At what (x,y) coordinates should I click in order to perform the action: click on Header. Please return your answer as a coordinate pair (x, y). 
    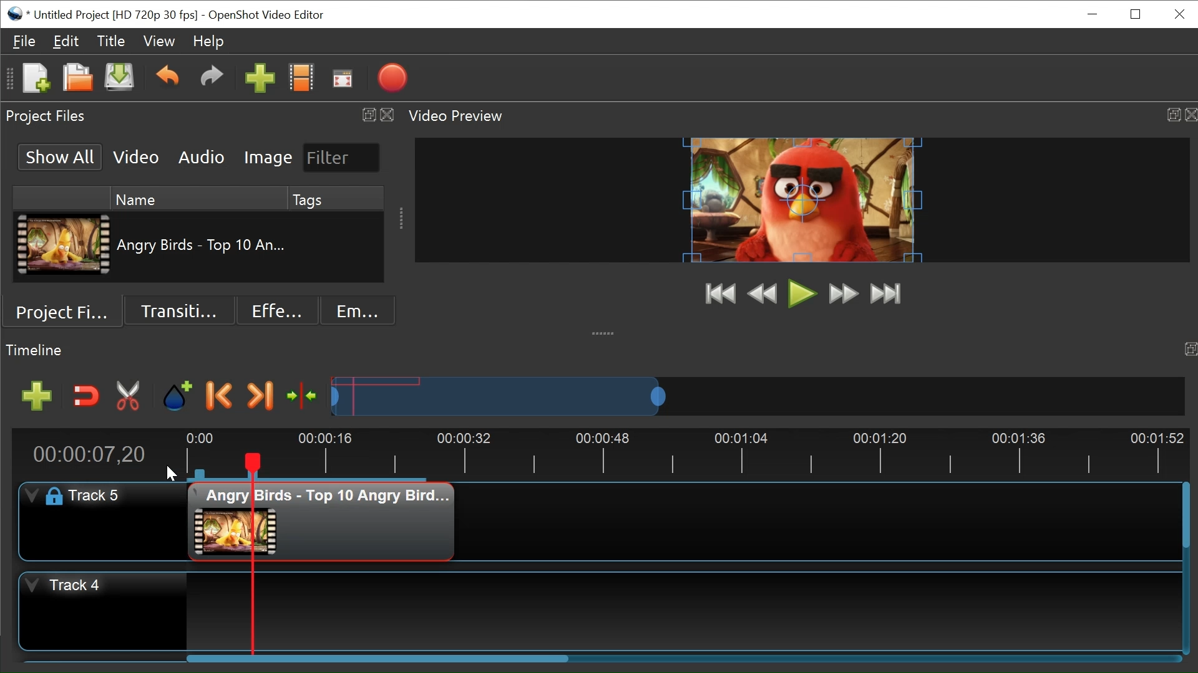
    Looking at the image, I should click on (97, 496).